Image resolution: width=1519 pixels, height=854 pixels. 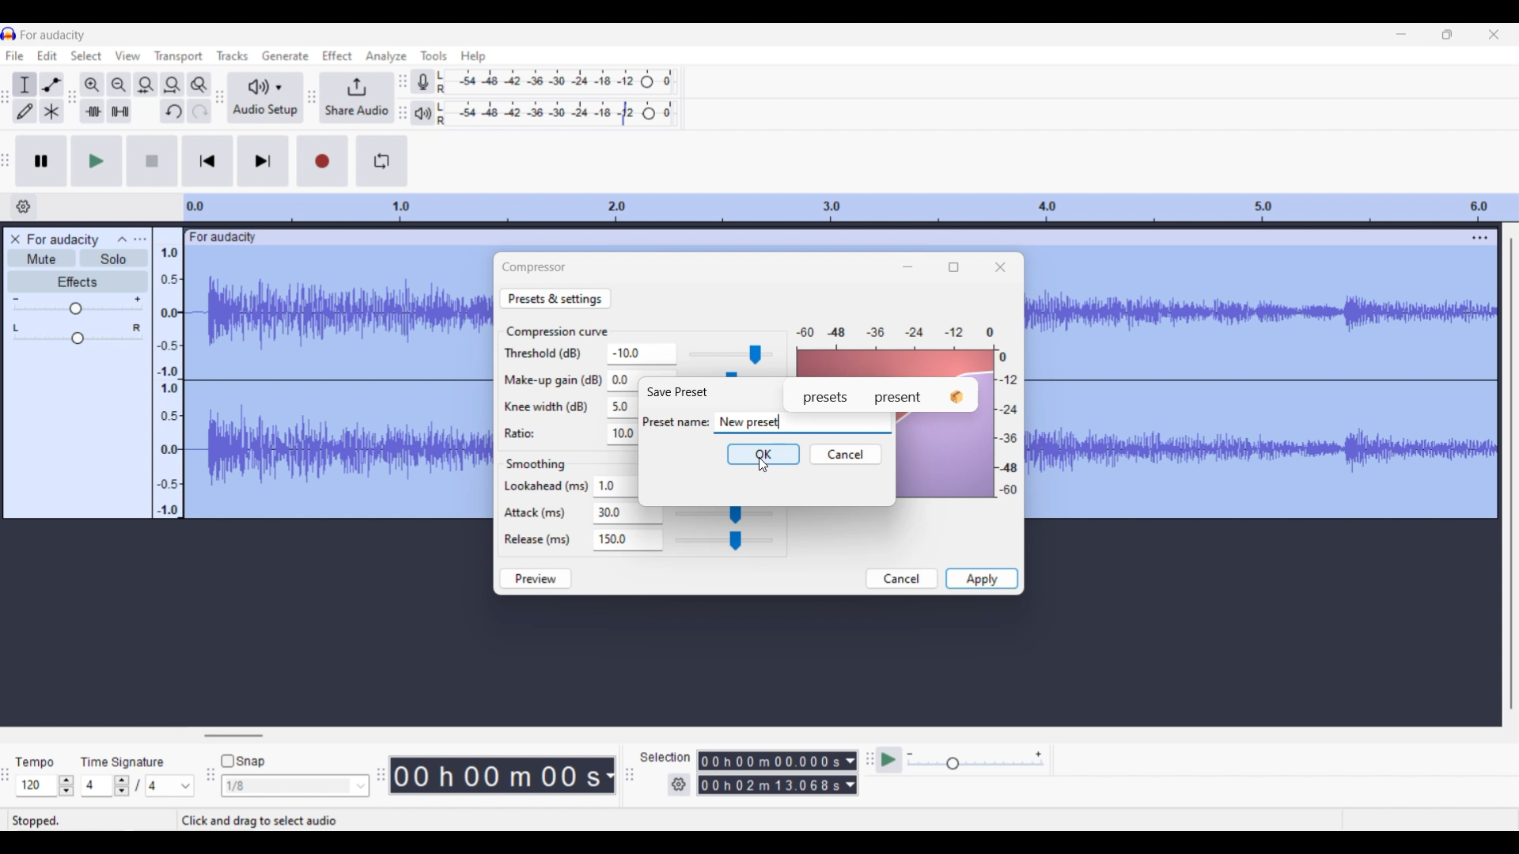 I want to click on Text box for Lookahead, so click(x=617, y=486).